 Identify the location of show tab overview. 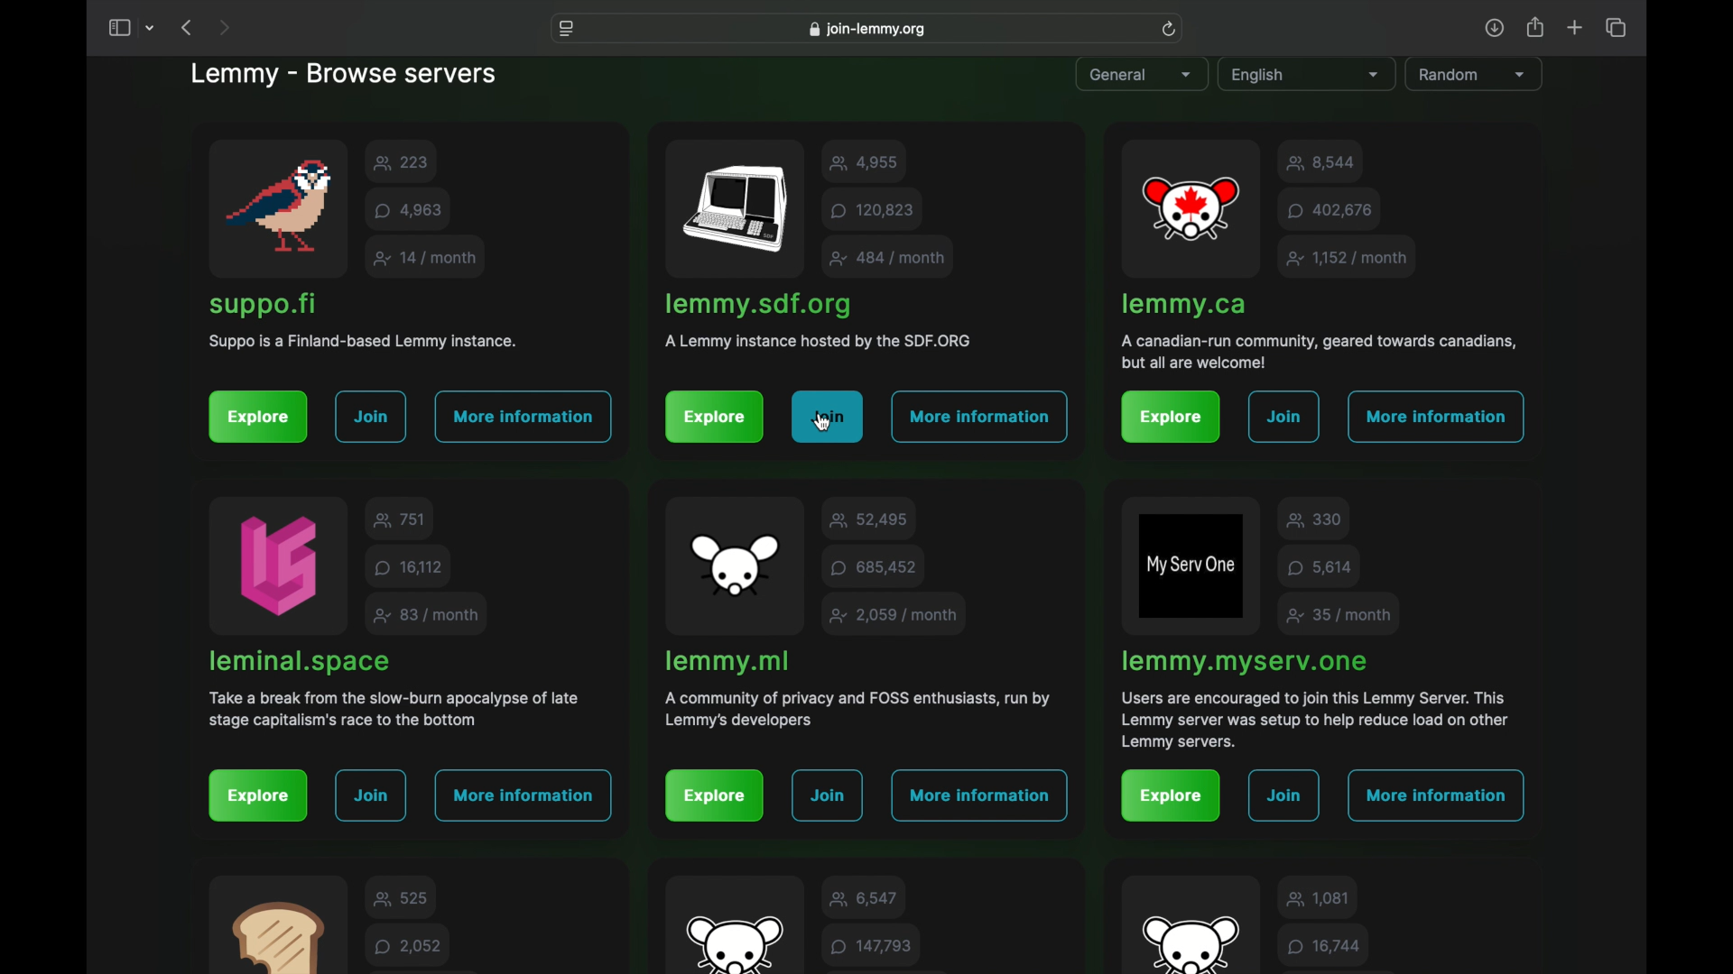
(1615, 28).